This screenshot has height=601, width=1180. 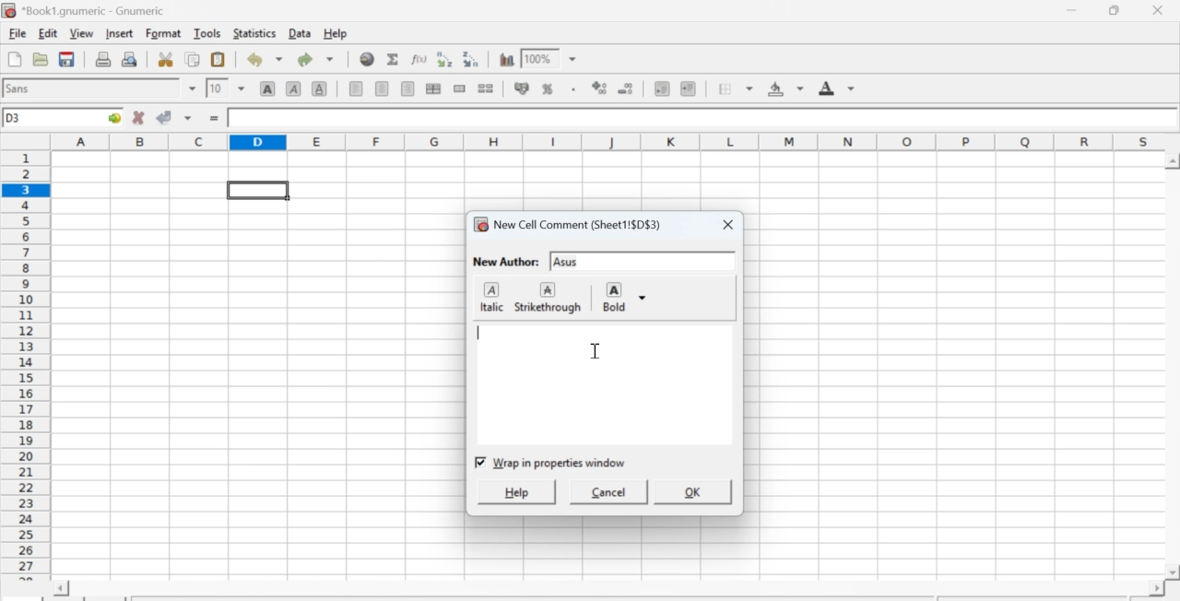 What do you see at coordinates (17, 34) in the screenshot?
I see `File` at bounding box center [17, 34].